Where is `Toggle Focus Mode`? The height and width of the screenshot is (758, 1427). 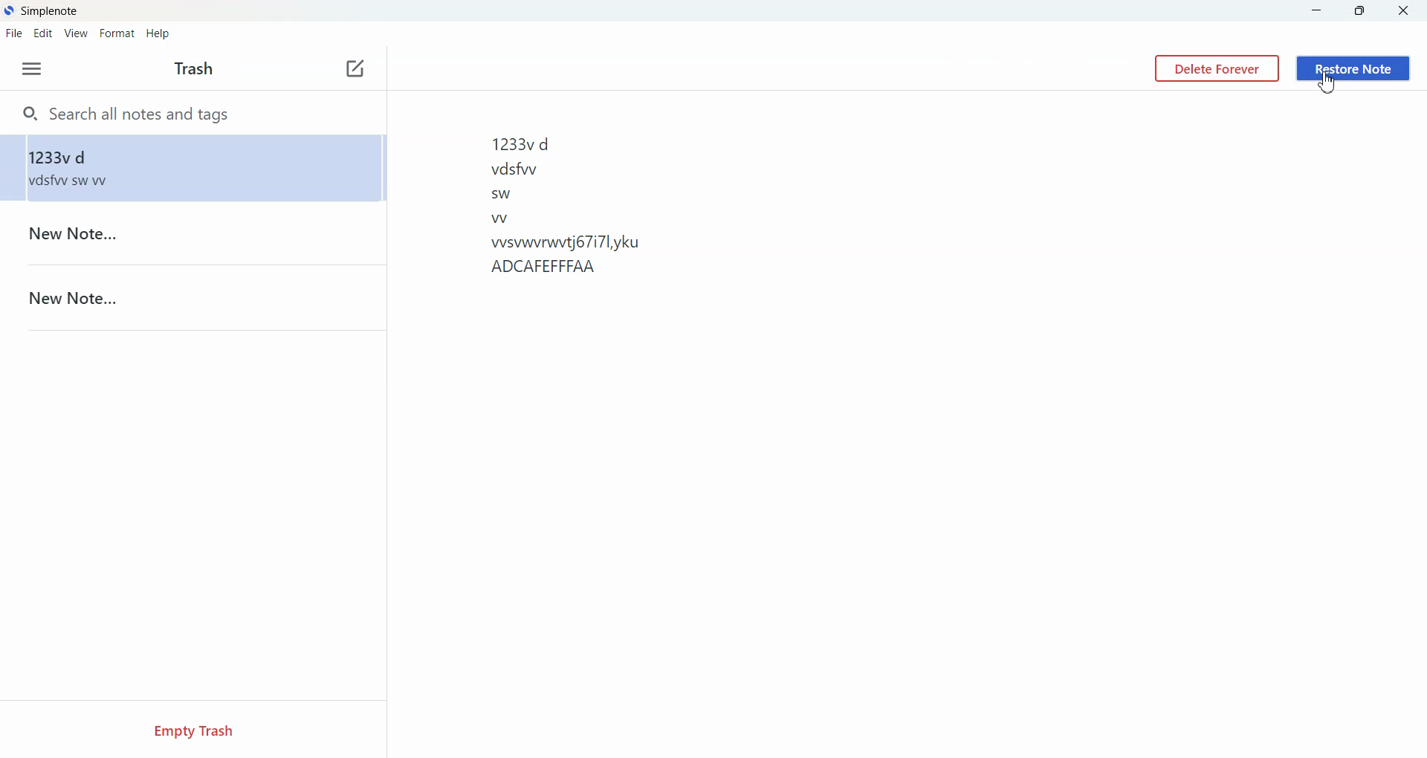 Toggle Focus Mode is located at coordinates (418, 70).